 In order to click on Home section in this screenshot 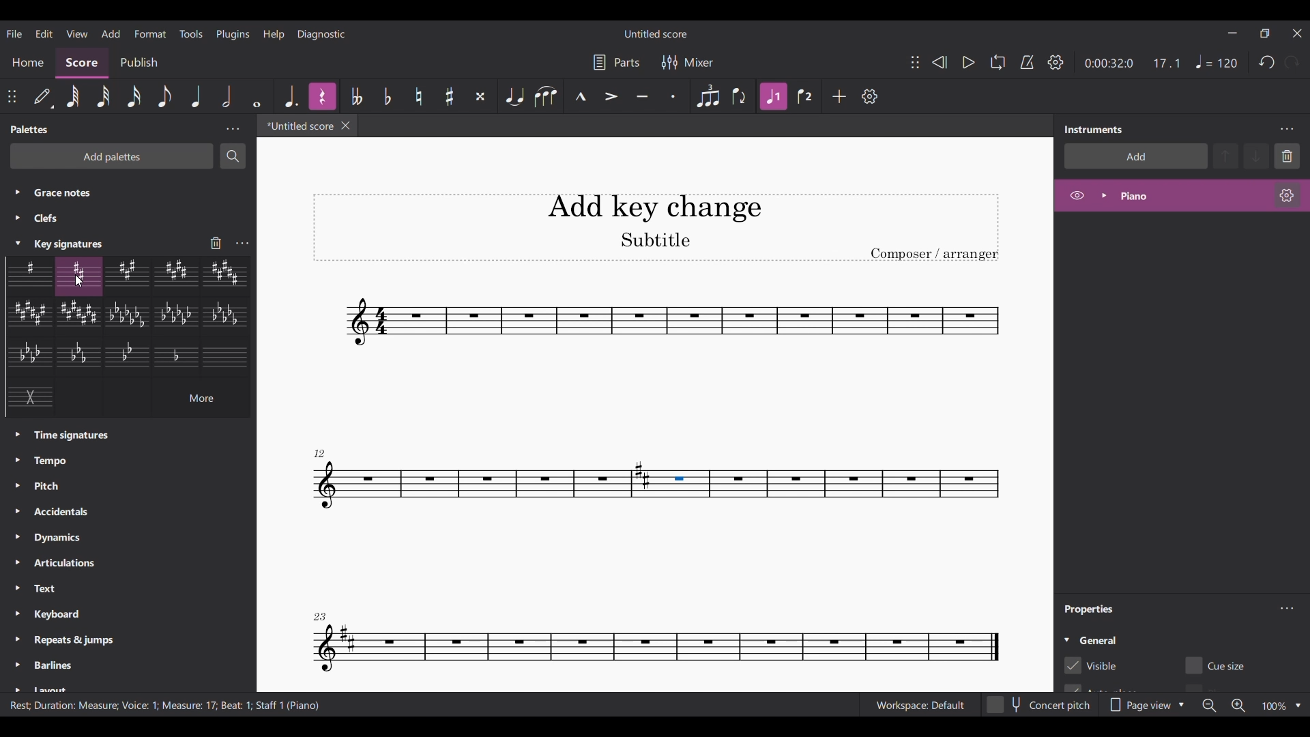, I will do `click(28, 66)`.